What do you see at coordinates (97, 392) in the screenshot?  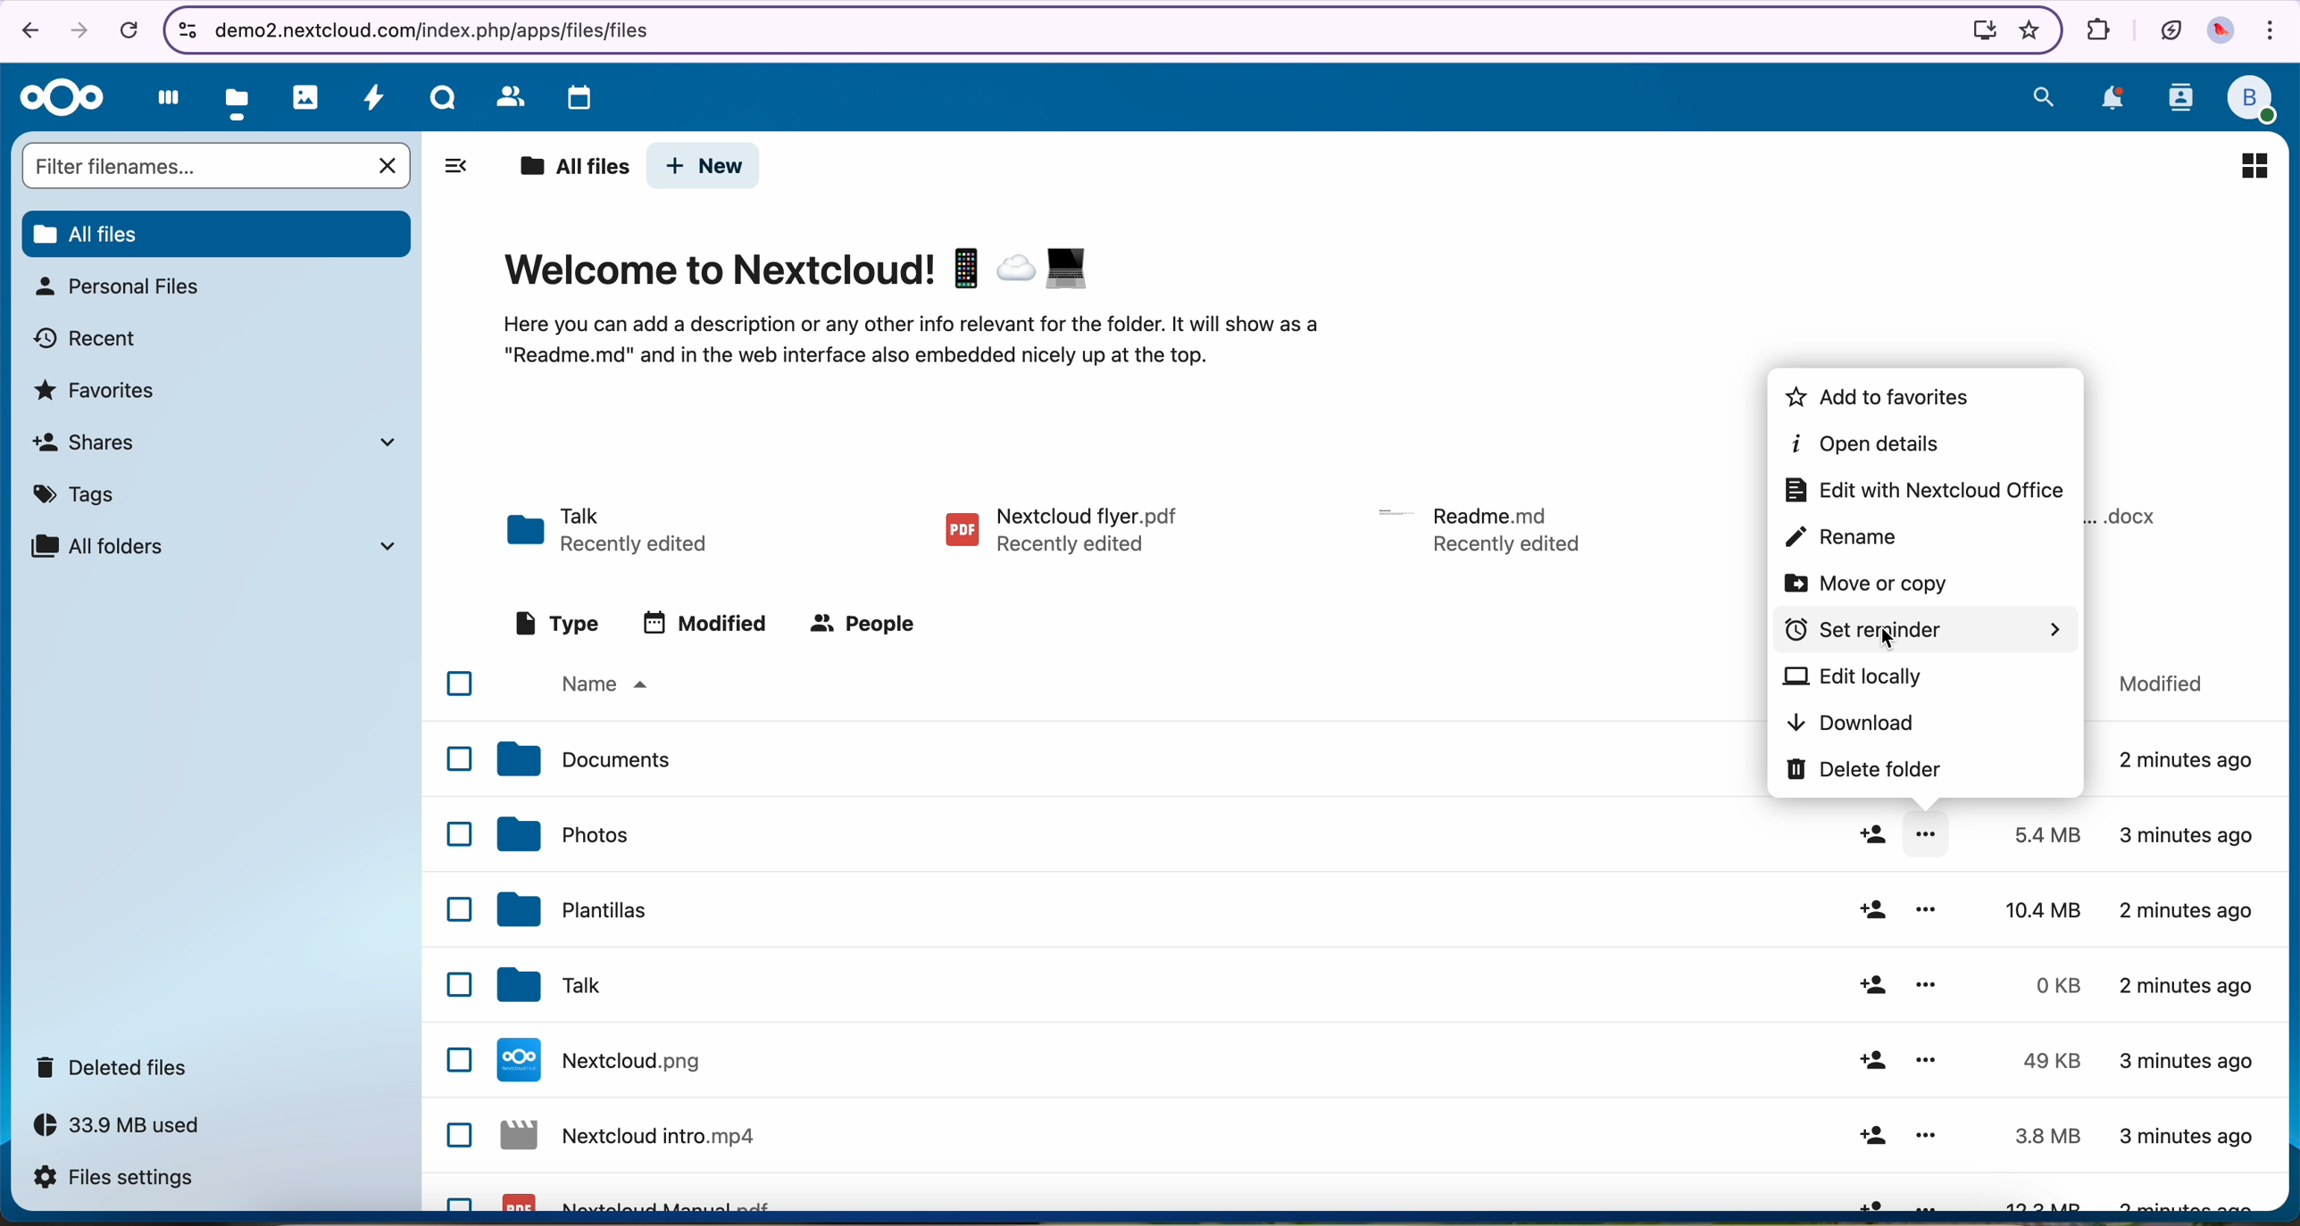 I see `favorites` at bounding box center [97, 392].